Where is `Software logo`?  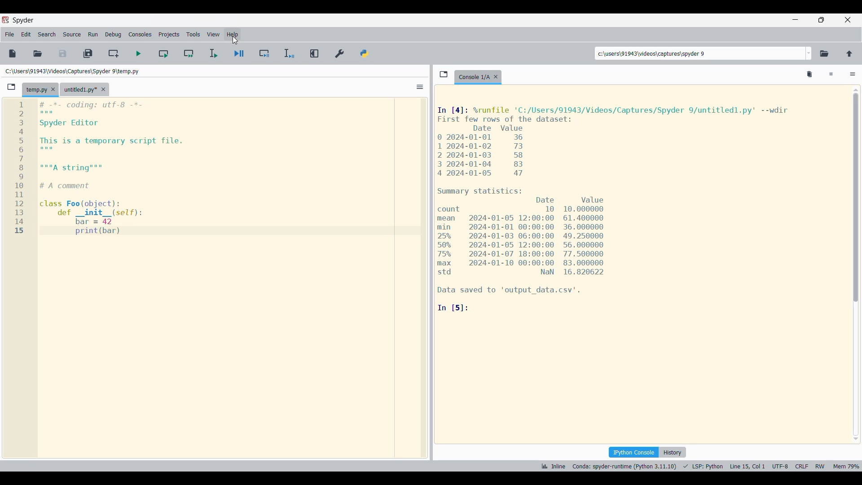 Software logo is located at coordinates (5, 20).